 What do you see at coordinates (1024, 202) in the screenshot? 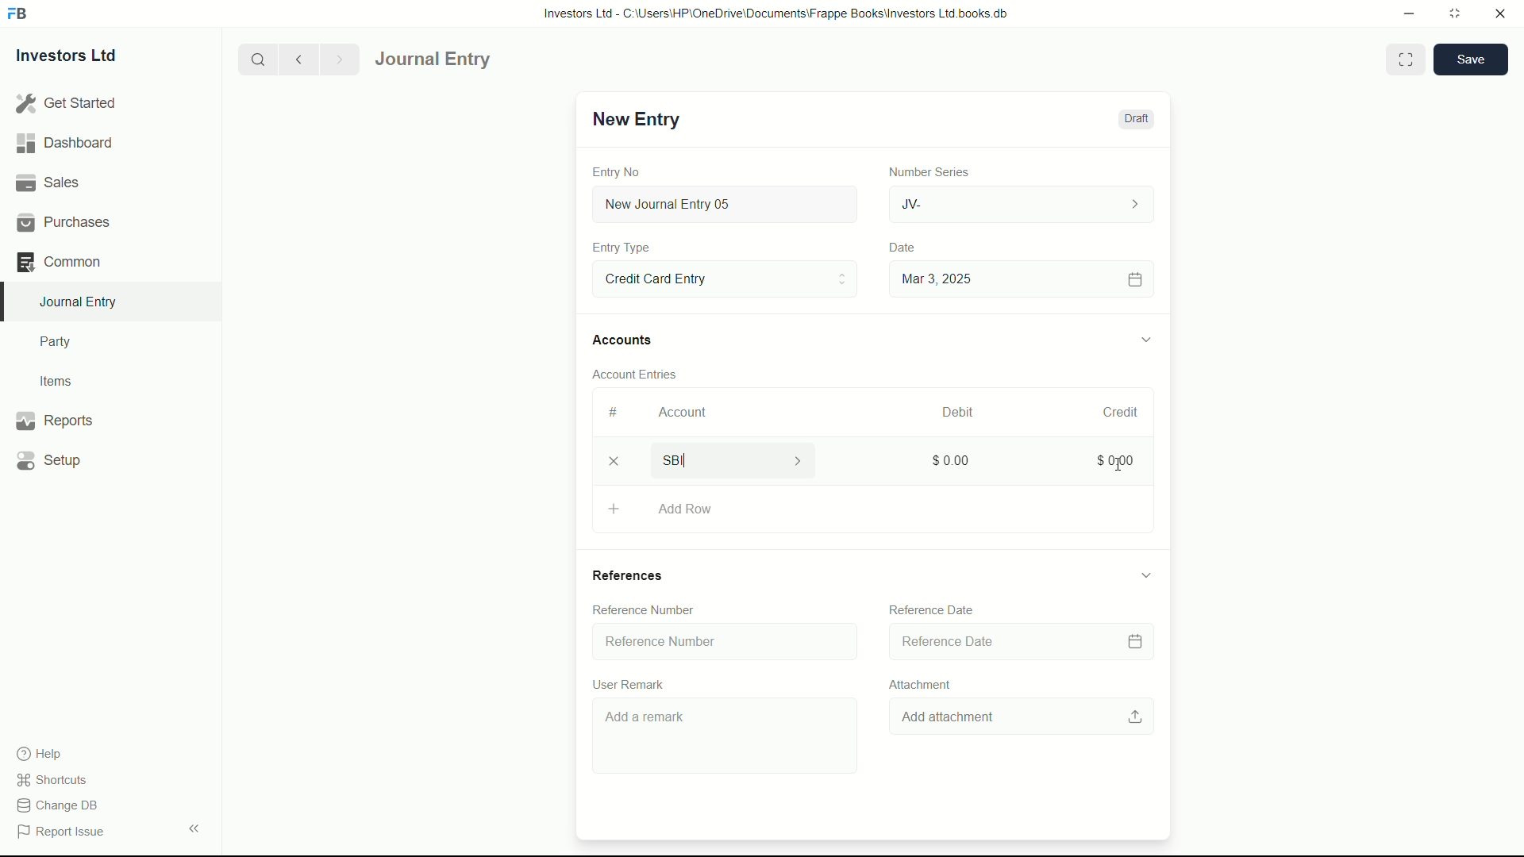
I see `JV` at bounding box center [1024, 202].